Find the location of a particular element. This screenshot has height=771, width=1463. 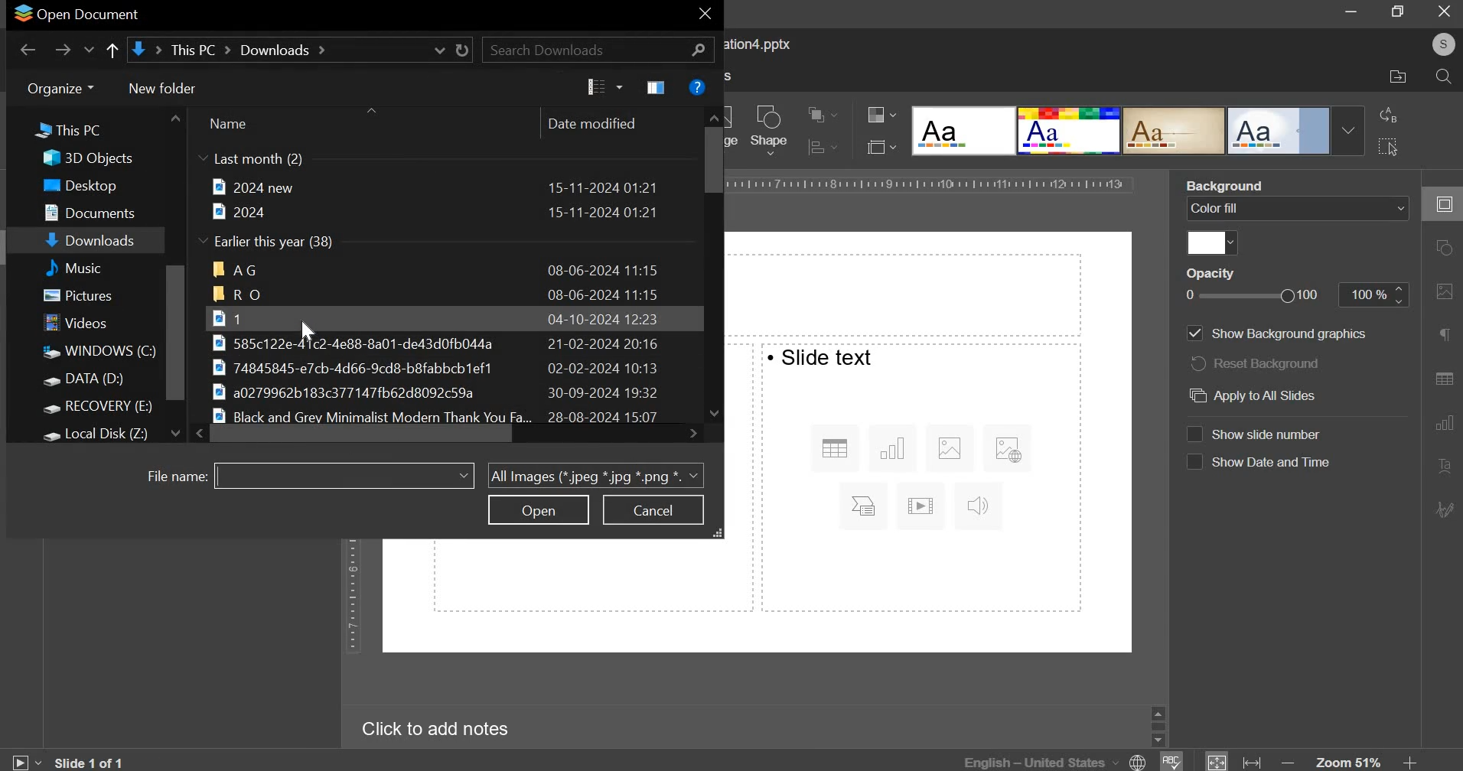

background is located at coordinates (1227, 184).